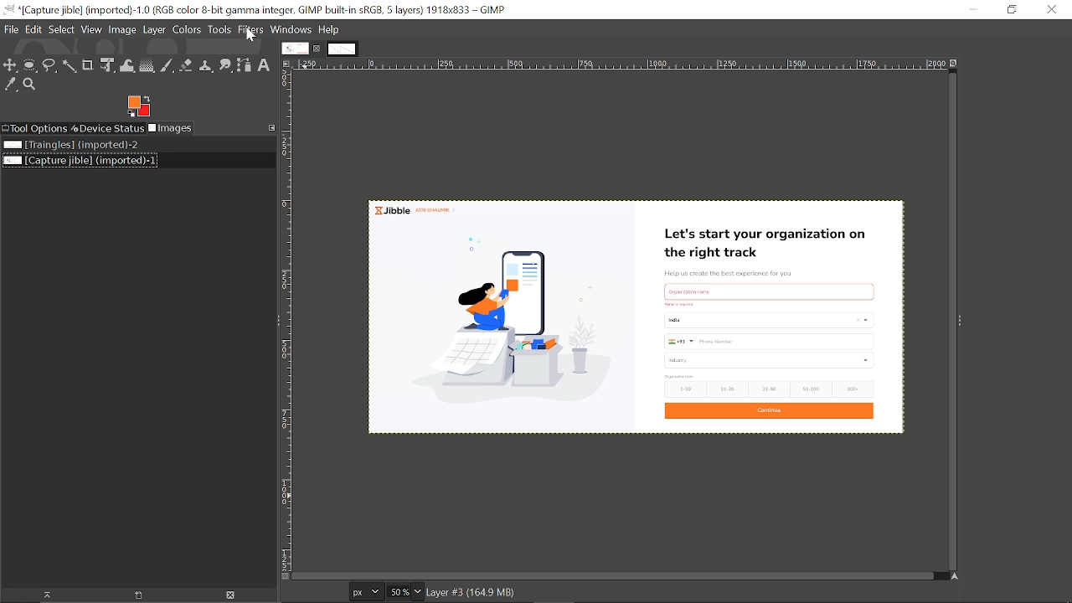 This screenshot has width=1072, height=603. What do you see at coordinates (168, 66) in the screenshot?
I see `Paintbrush tool` at bounding box center [168, 66].